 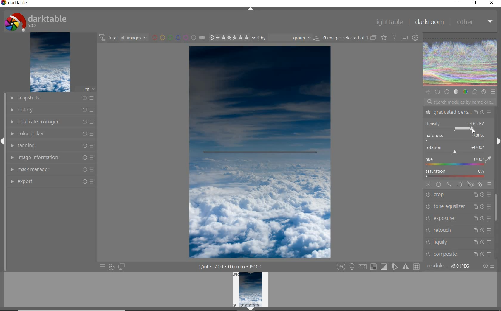 What do you see at coordinates (429, 22) in the screenshot?
I see `DARKROOM` at bounding box center [429, 22].